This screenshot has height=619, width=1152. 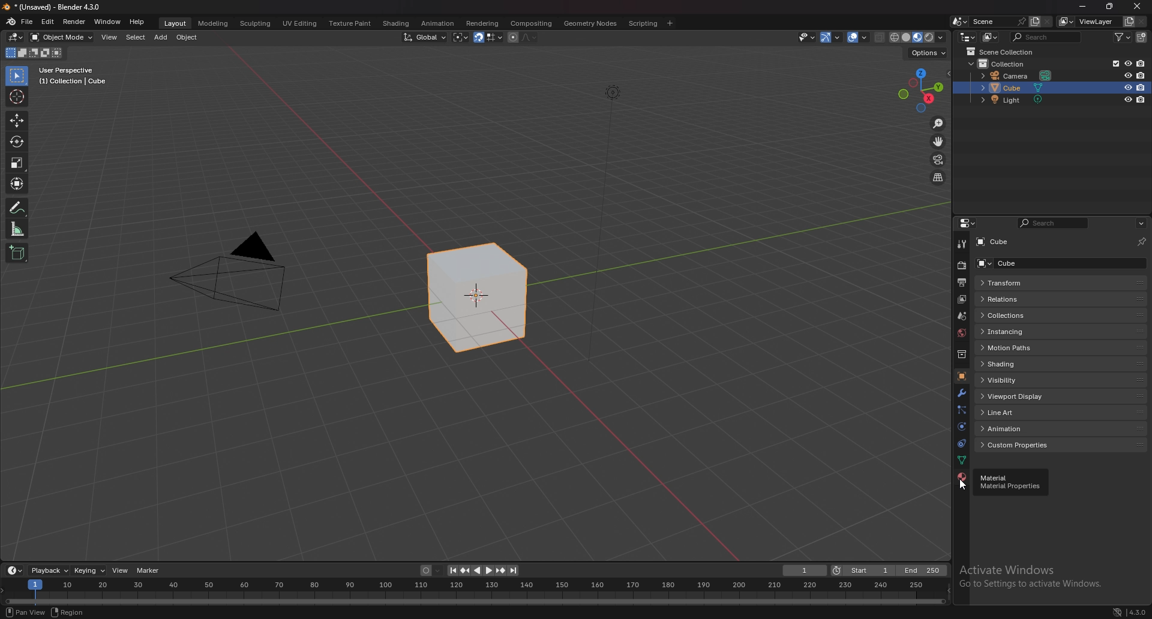 What do you see at coordinates (968, 37) in the screenshot?
I see `editor type` at bounding box center [968, 37].